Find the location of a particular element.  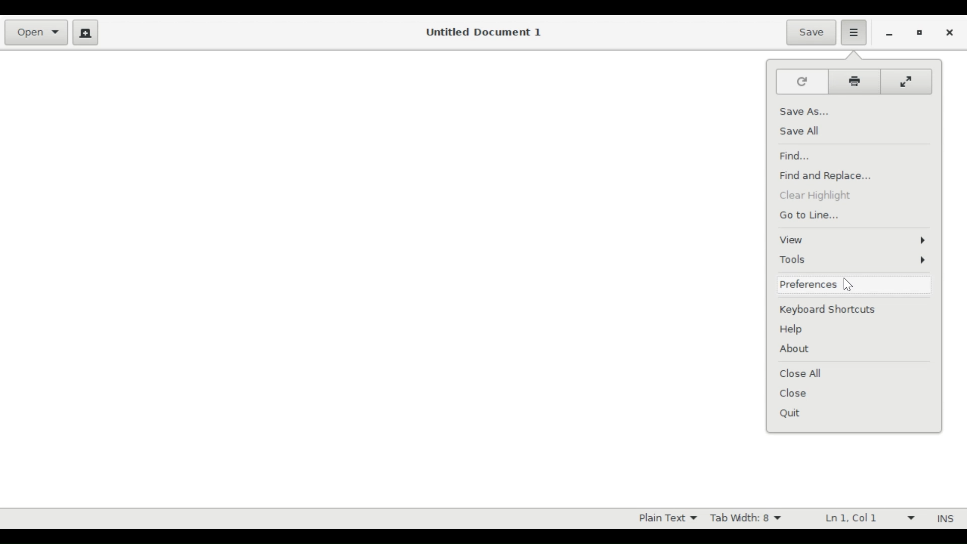

Print is located at coordinates (855, 82).